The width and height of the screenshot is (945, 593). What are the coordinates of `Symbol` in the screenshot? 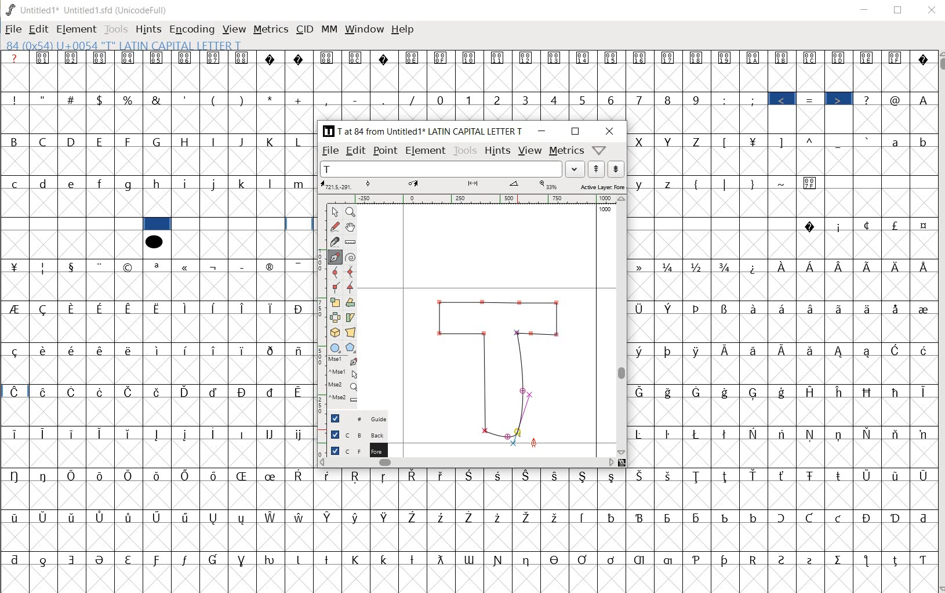 It's located at (15, 559).